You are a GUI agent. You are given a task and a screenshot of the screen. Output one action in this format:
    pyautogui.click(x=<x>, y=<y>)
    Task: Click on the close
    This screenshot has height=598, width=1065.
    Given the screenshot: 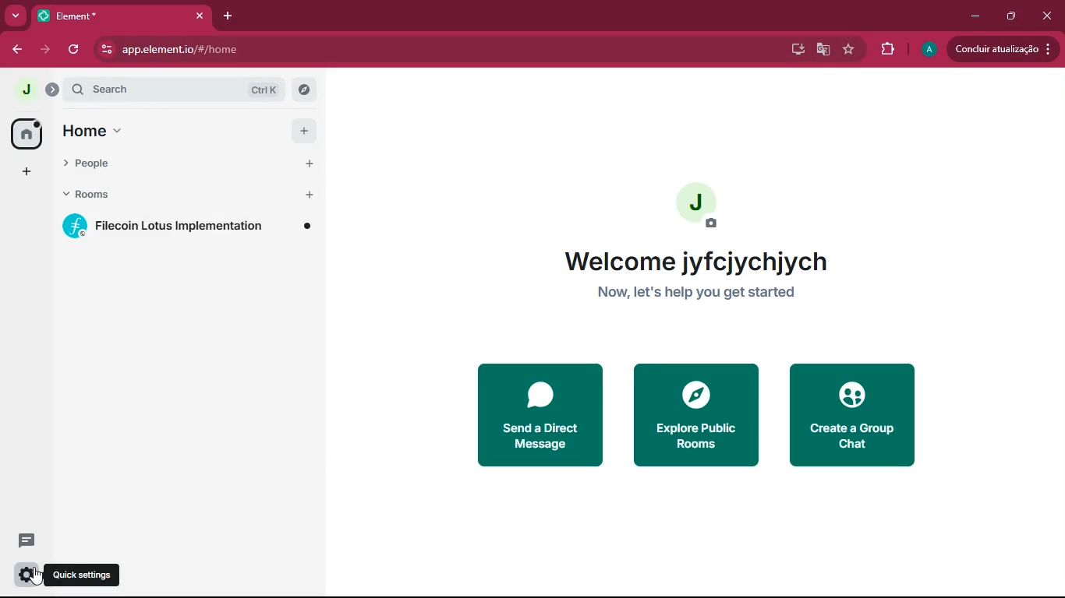 What is the action you would take?
    pyautogui.click(x=1048, y=12)
    